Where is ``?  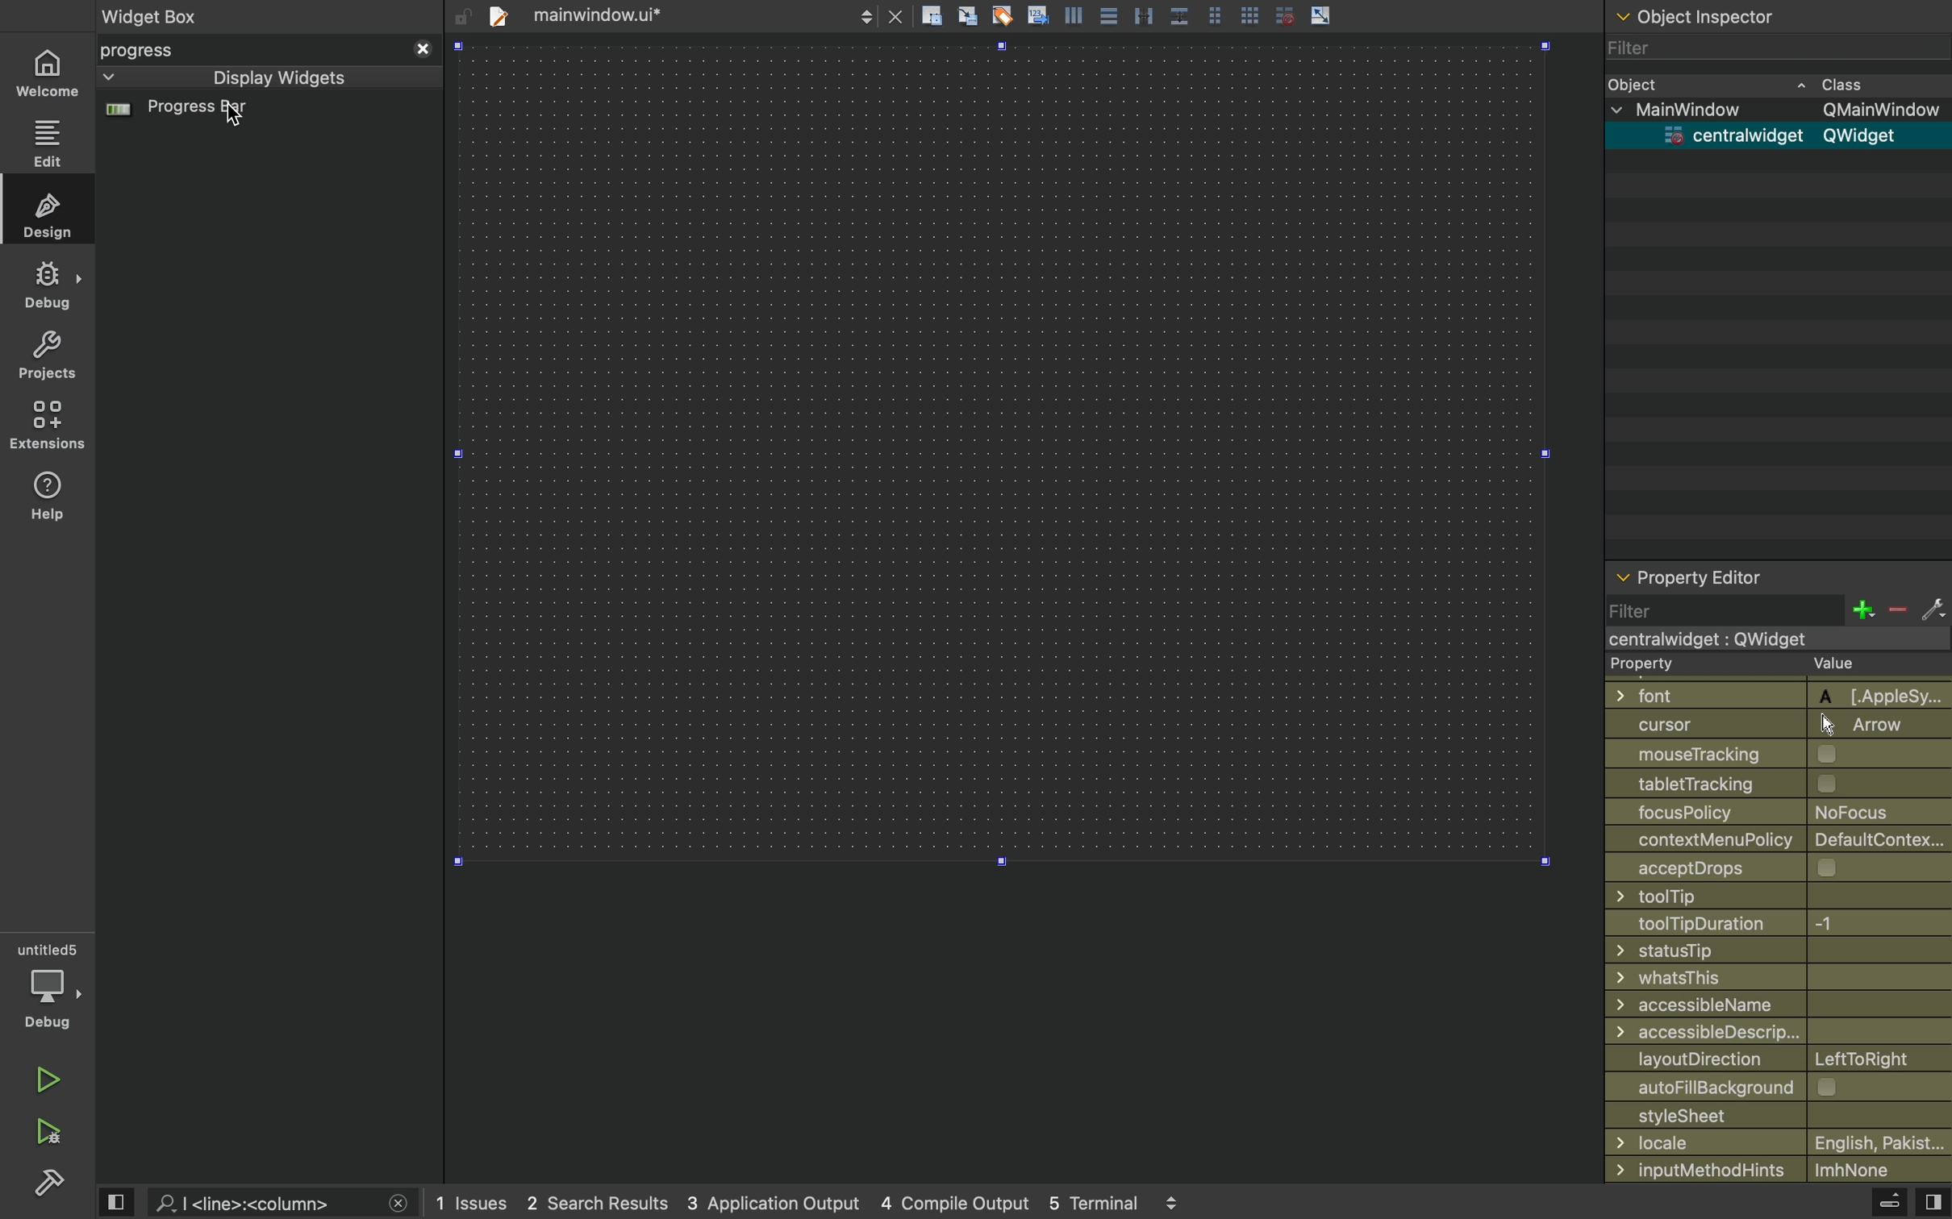  is located at coordinates (109, 1204).